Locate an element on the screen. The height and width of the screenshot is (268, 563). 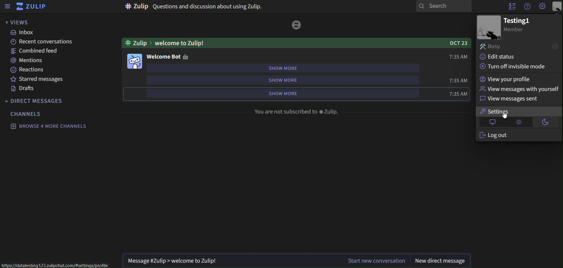
start new conversation is located at coordinates (378, 261).